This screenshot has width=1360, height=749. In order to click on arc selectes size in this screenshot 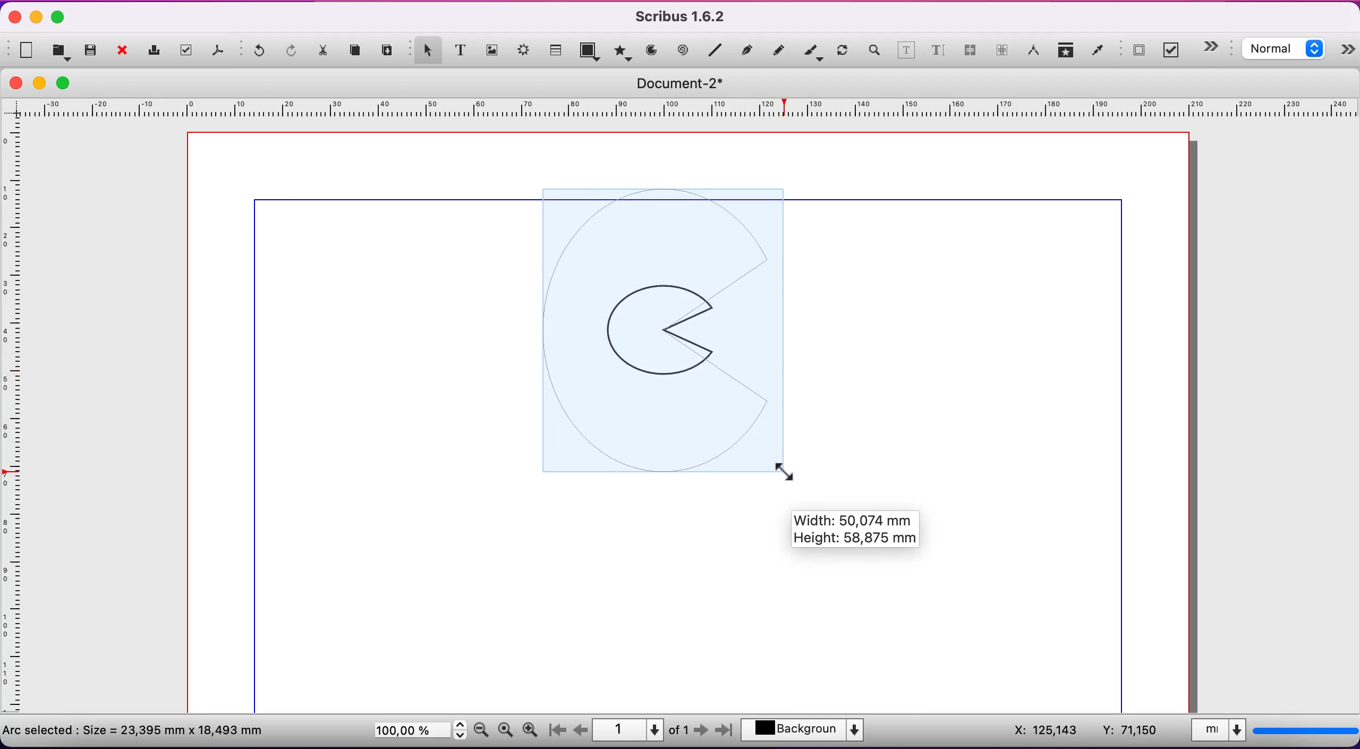, I will do `click(142, 729)`.